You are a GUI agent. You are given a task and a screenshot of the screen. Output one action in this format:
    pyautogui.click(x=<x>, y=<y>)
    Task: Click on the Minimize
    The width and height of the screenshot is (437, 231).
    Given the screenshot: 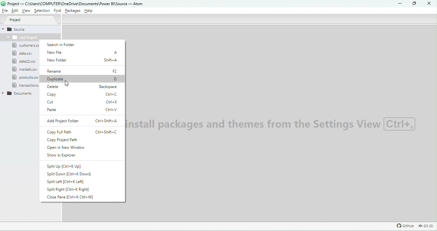 What is the action you would take?
    pyautogui.click(x=401, y=4)
    